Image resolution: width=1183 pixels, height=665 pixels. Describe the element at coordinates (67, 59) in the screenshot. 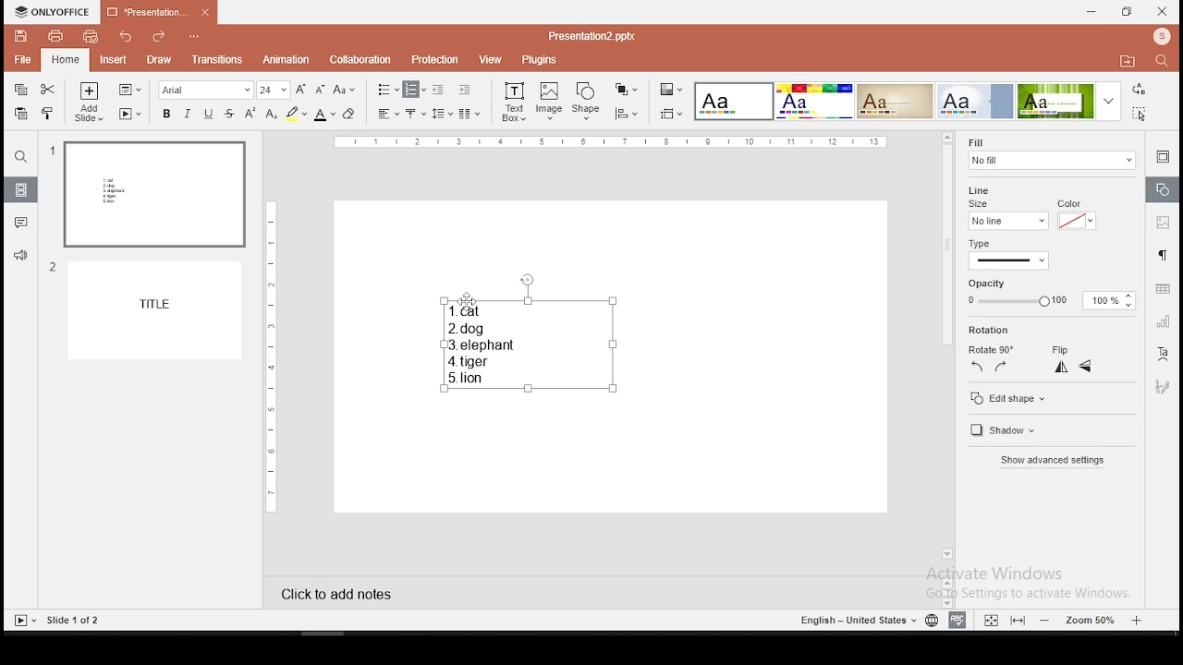

I see `home` at that location.